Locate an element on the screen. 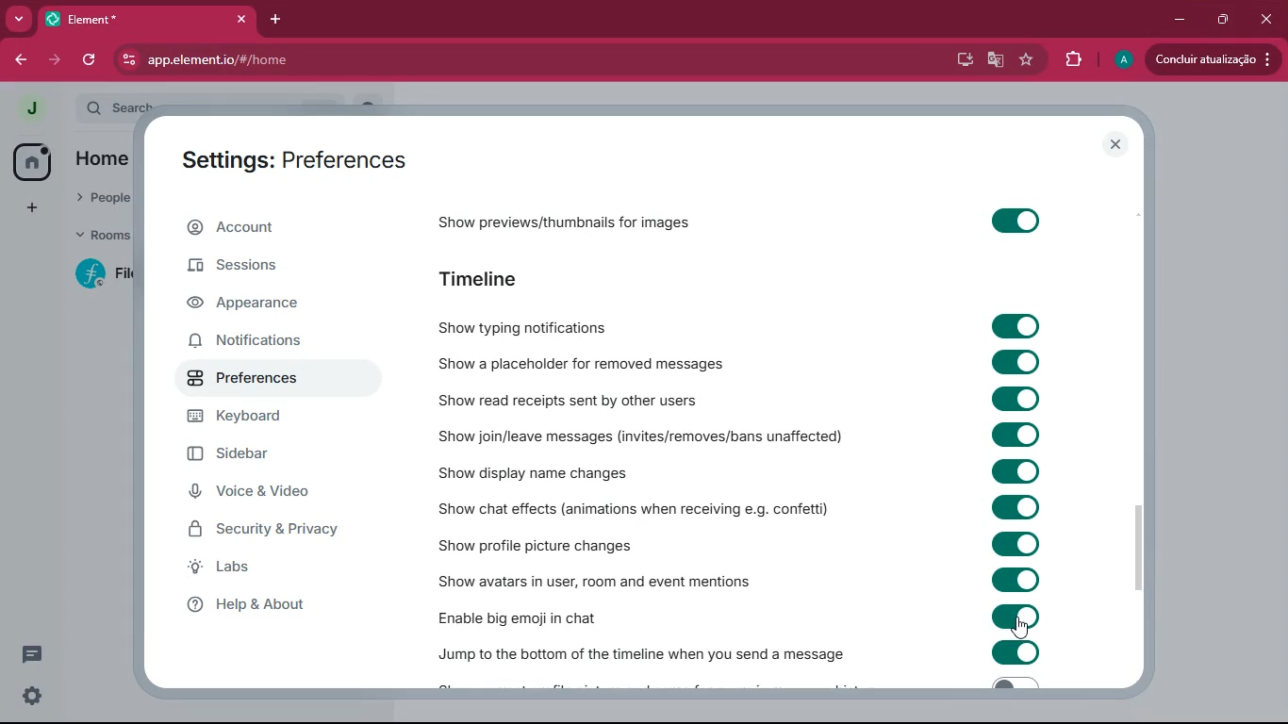  toggle on  is located at coordinates (1016, 506).